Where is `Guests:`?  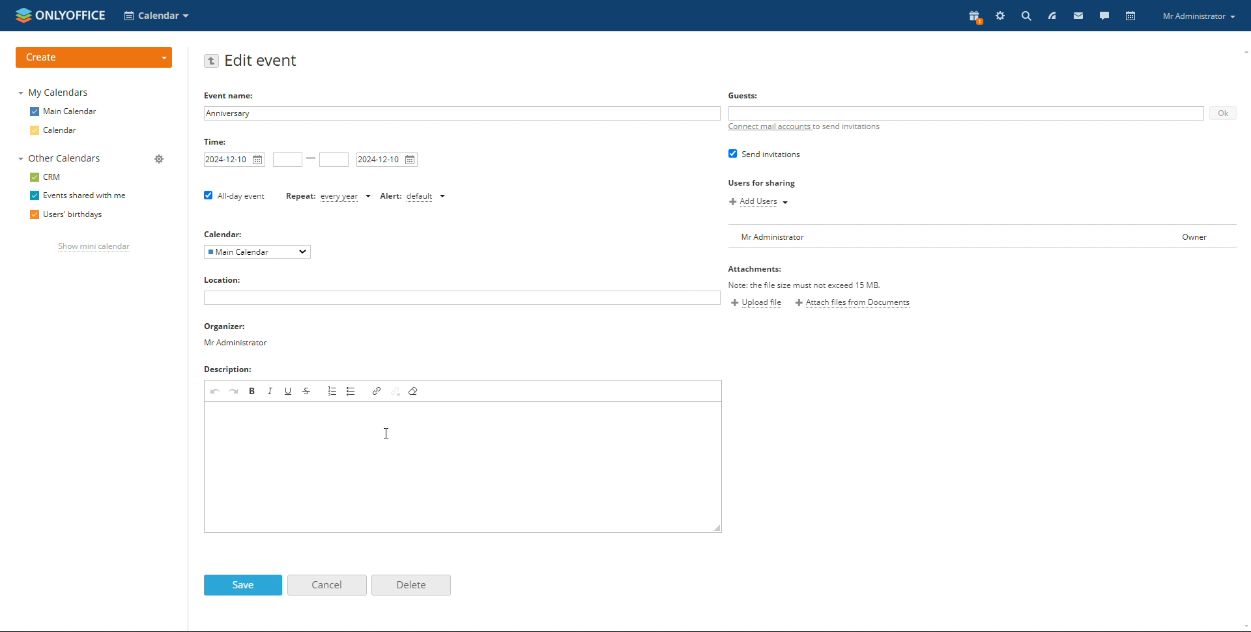 Guests: is located at coordinates (743, 94).